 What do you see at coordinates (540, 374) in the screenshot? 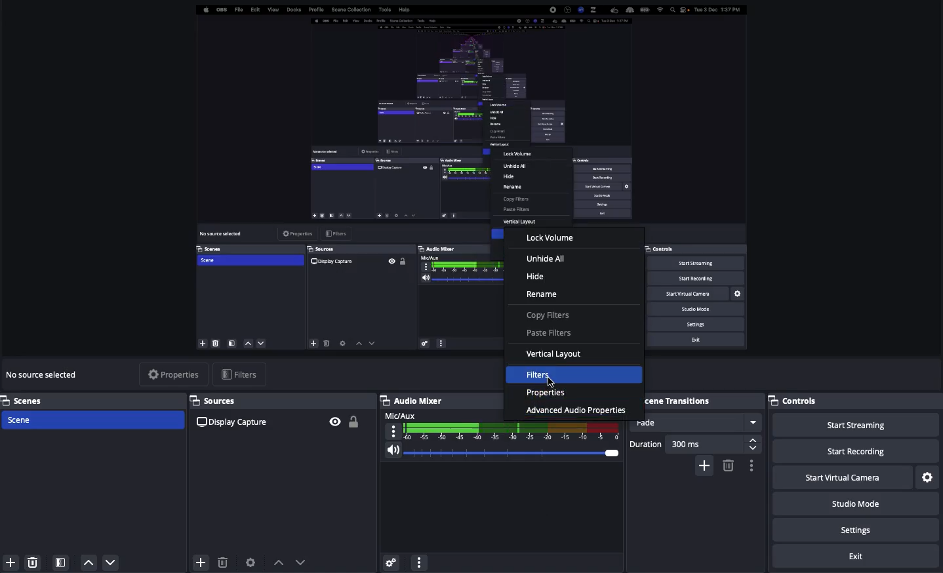
I see `Filters ` at bounding box center [540, 374].